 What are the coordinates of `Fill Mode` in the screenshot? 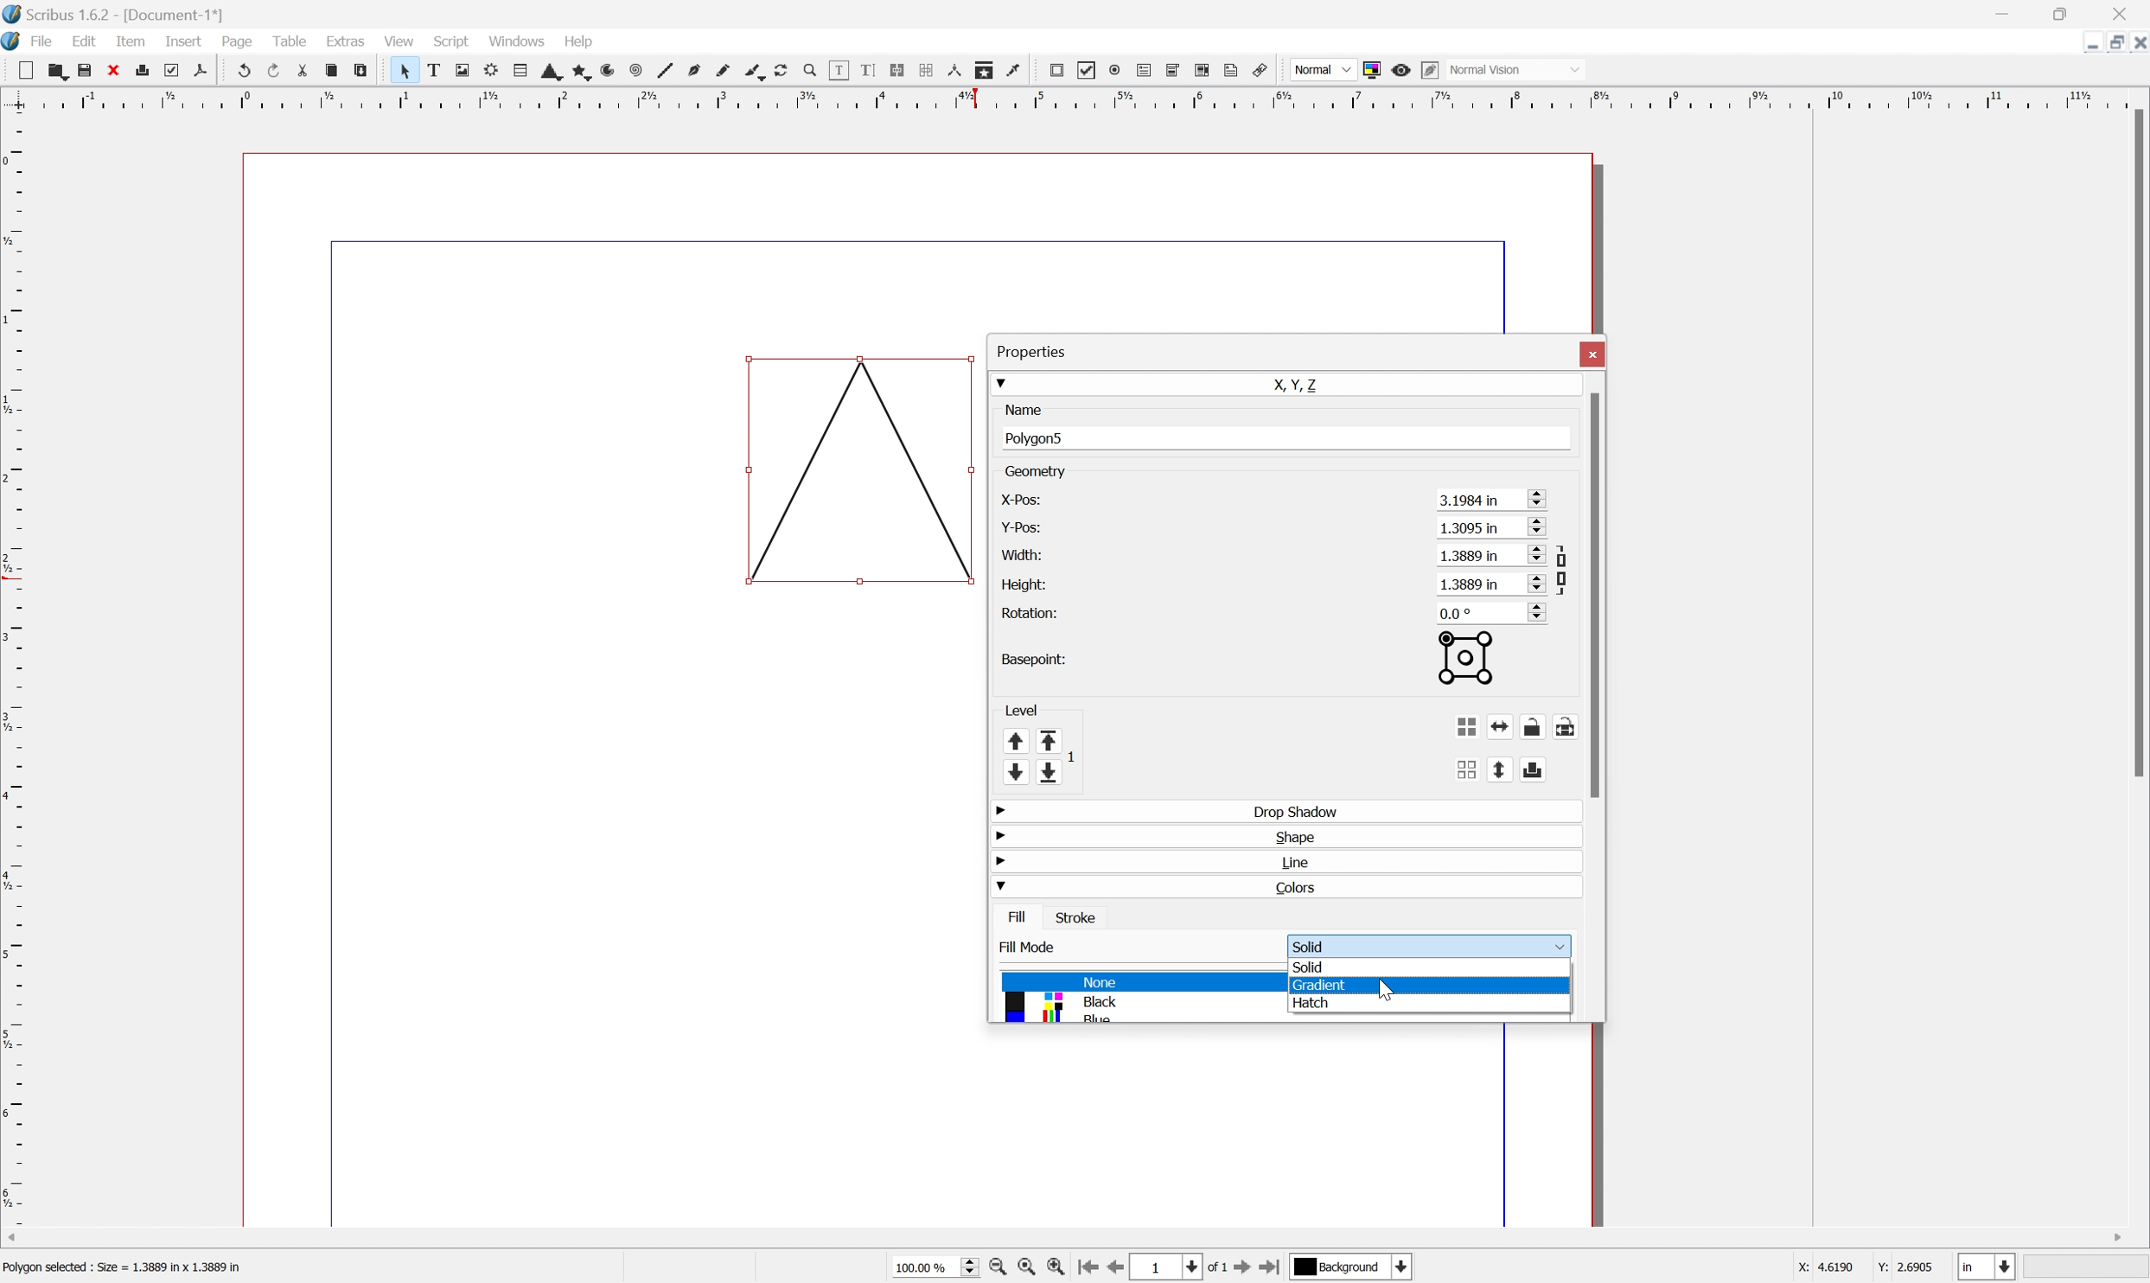 It's located at (1032, 948).